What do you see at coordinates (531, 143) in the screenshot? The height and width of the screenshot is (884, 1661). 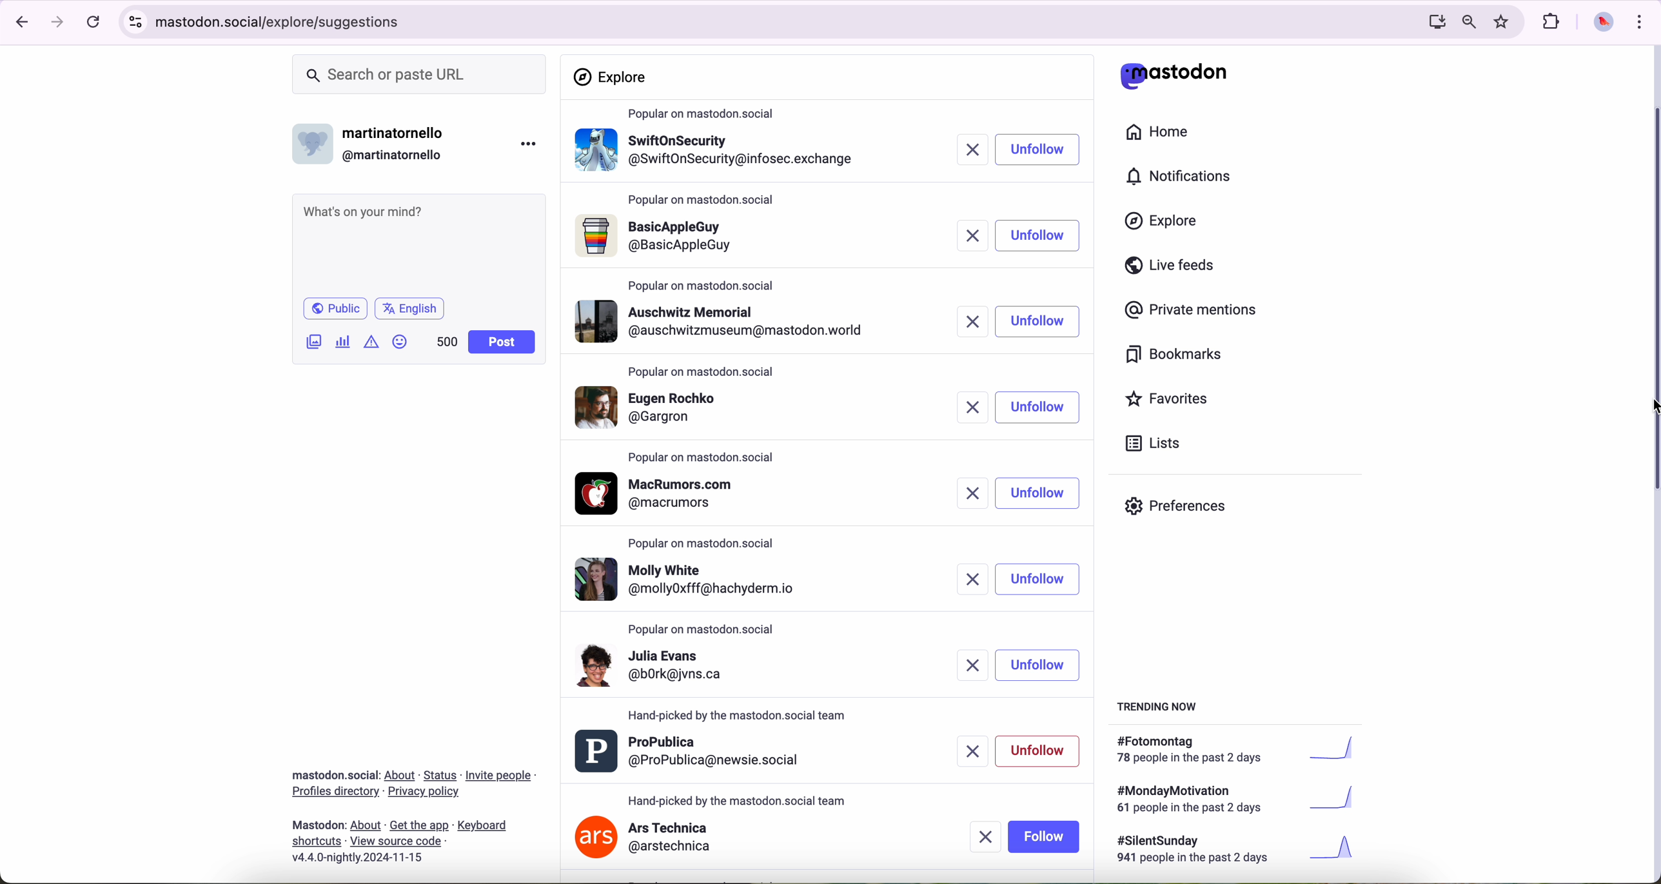 I see `more options` at bounding box center [531, 143].